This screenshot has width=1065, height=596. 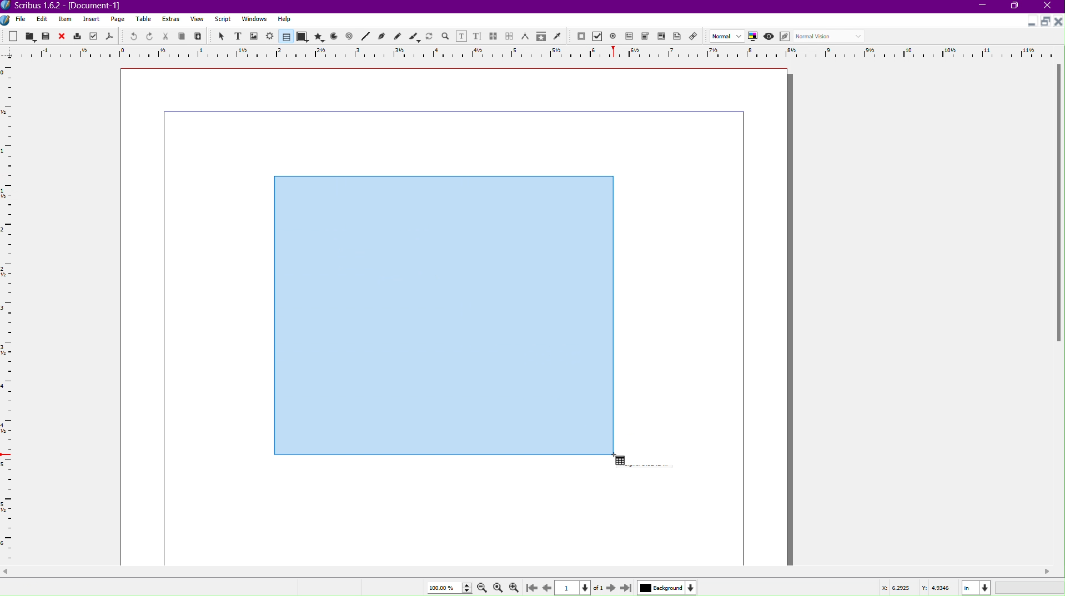 What do you see at coordinates (618, 461) in the screenshot?
I see `Cursor` at bounding box center [618, 461].